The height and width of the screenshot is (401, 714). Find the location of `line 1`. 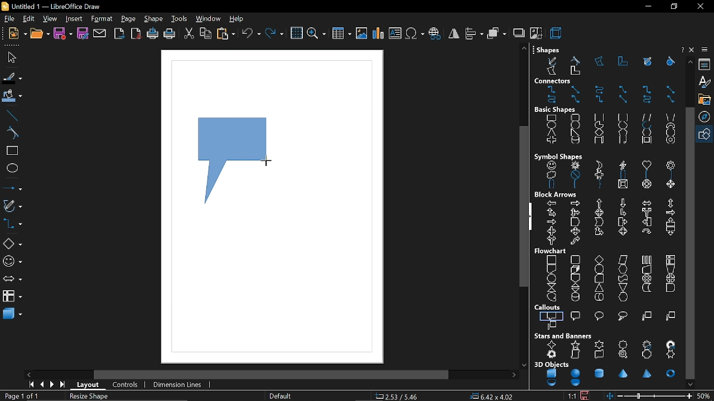

line 1 is located at coordinates (646, 316).